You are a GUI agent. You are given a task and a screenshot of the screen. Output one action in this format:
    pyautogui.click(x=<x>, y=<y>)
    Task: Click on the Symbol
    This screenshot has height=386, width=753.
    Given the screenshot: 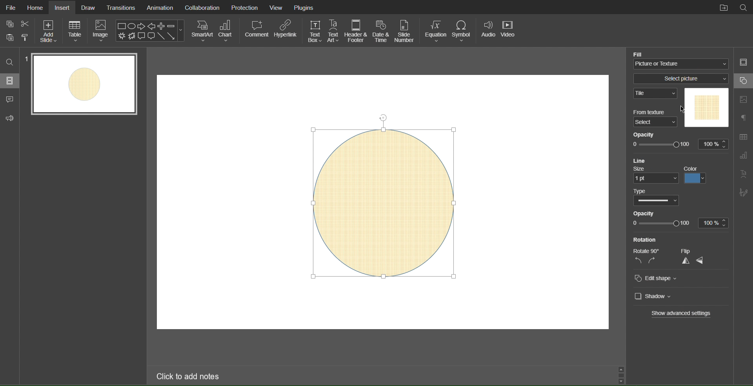 What is the action you would take?
    pyautogui.click(x=464, y=31)
    